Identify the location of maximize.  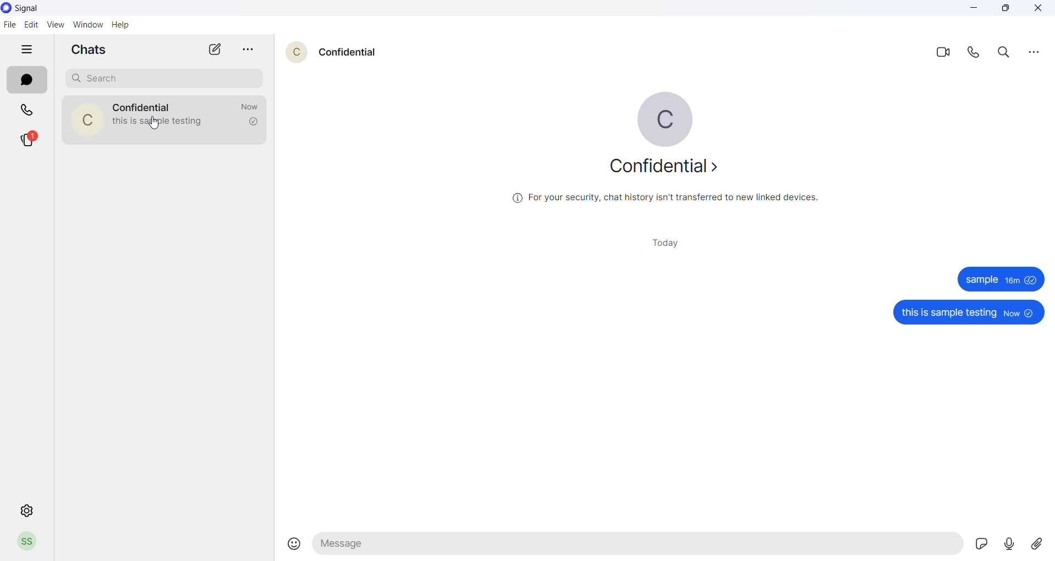
(1009, 10).